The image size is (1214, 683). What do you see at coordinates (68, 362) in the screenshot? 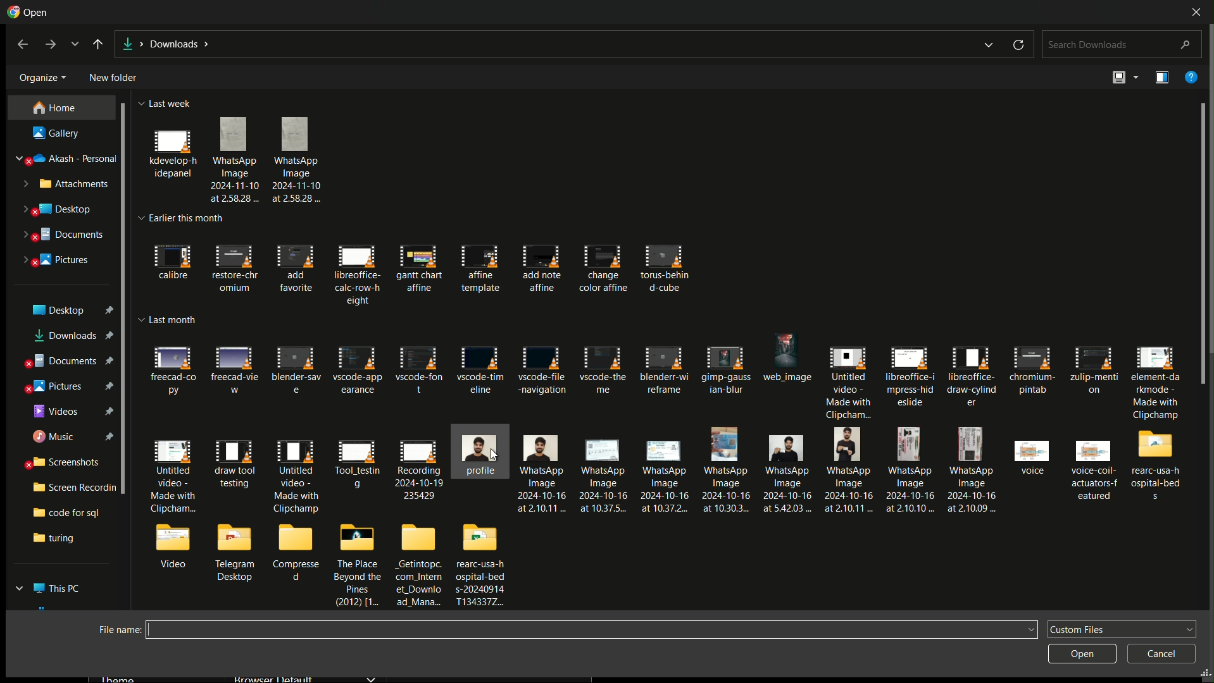
I see `document` at bounding box center [68, 362].